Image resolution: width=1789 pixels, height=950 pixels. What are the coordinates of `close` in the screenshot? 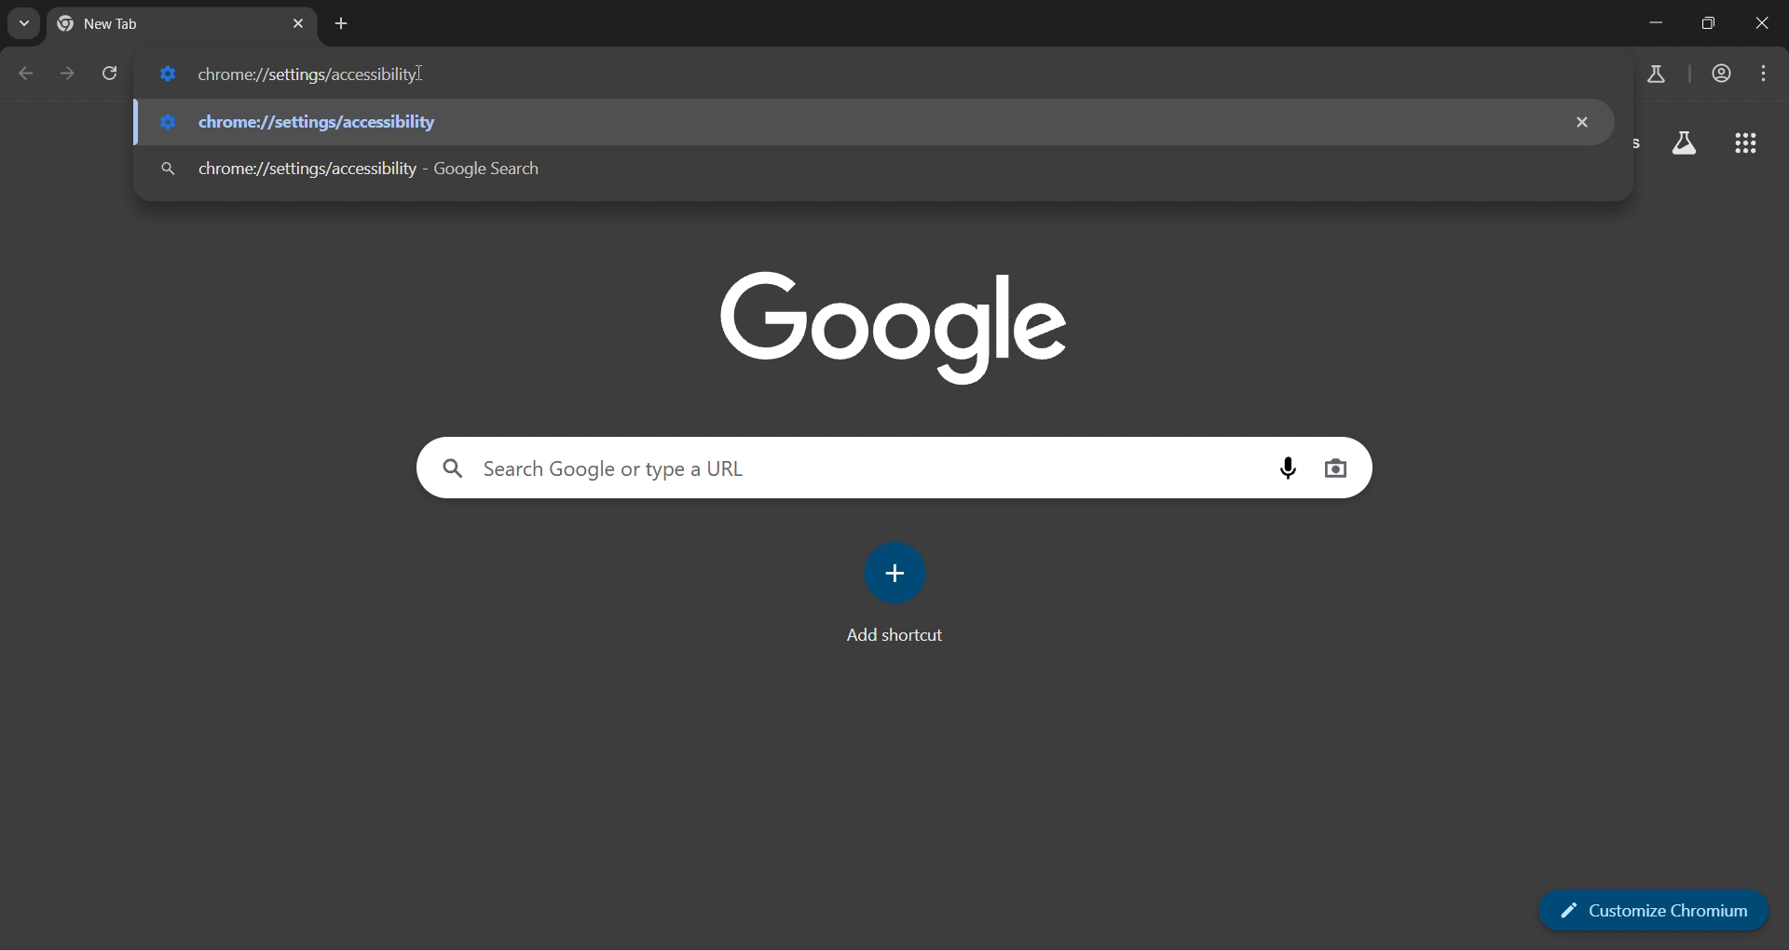 It's located at (1759, 24).